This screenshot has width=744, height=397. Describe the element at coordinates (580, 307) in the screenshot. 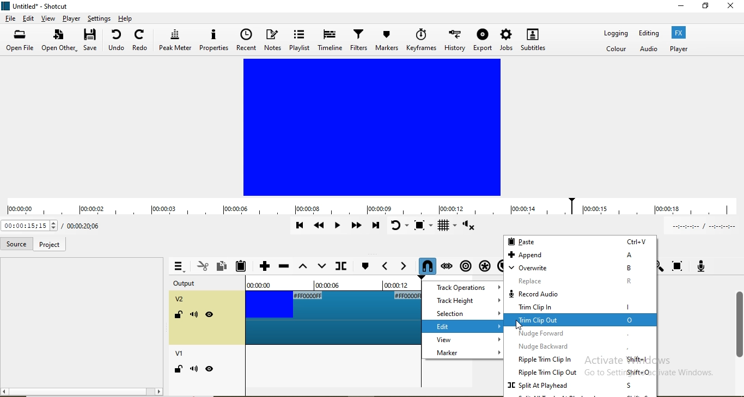

I see `trim clip in` at that location.